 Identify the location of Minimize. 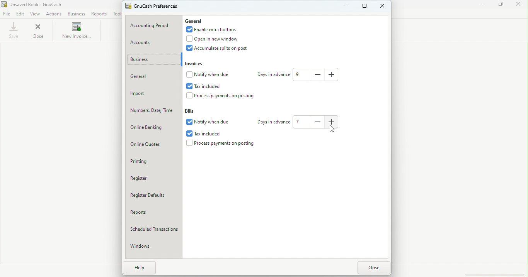
(483, 5).